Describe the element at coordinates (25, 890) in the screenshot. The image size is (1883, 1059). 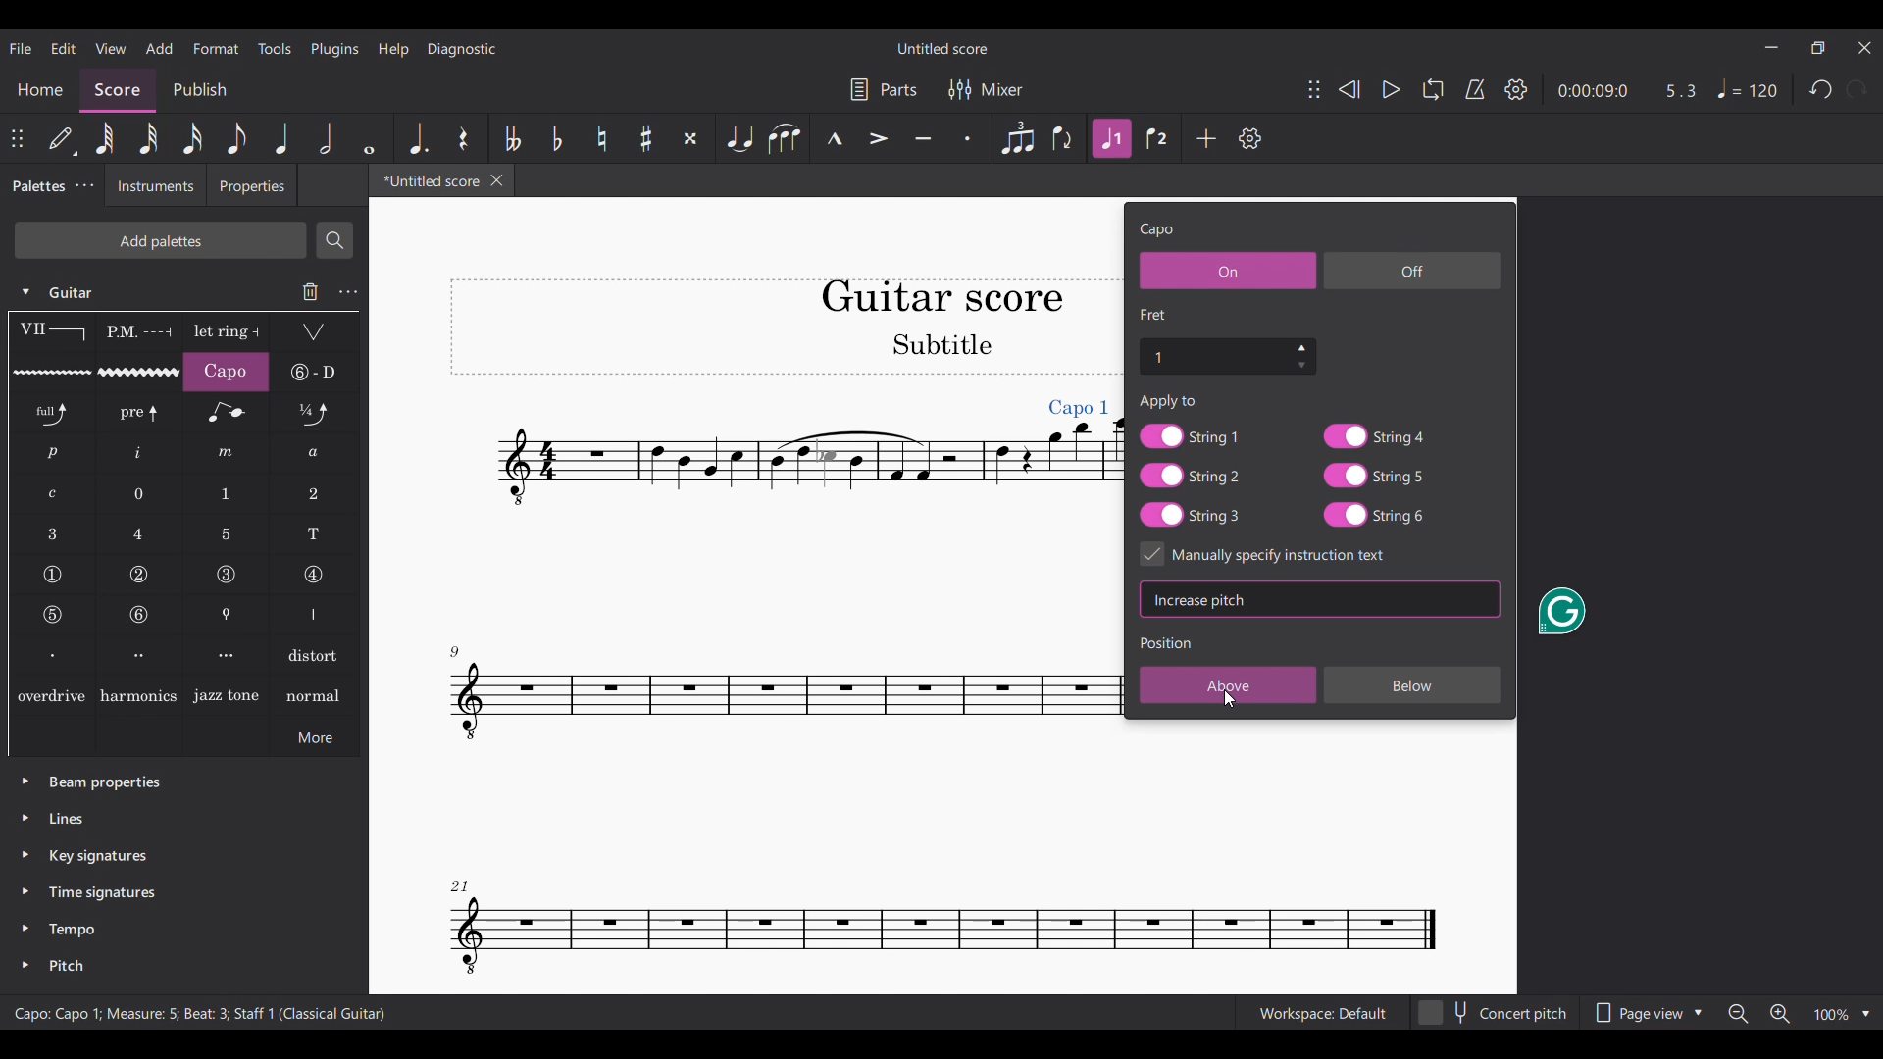
I see `Click to expand time signatures palette` at that location.